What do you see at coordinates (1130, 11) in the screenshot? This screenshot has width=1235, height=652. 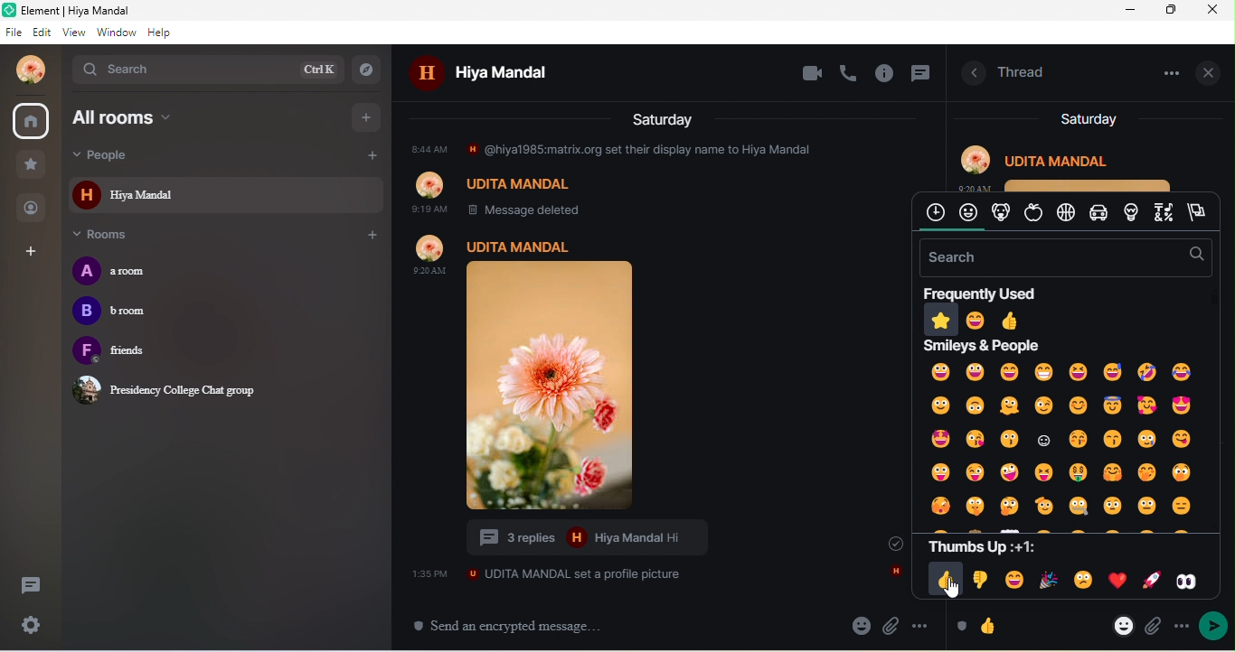 I see `minimize` at bounding box center [1130, 11].